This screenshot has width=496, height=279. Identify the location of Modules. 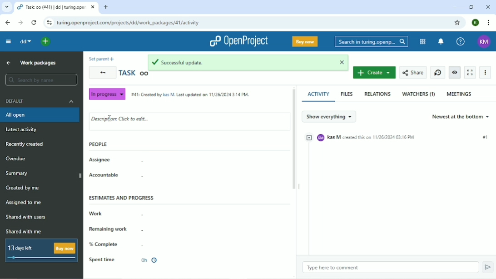
(423, 41).